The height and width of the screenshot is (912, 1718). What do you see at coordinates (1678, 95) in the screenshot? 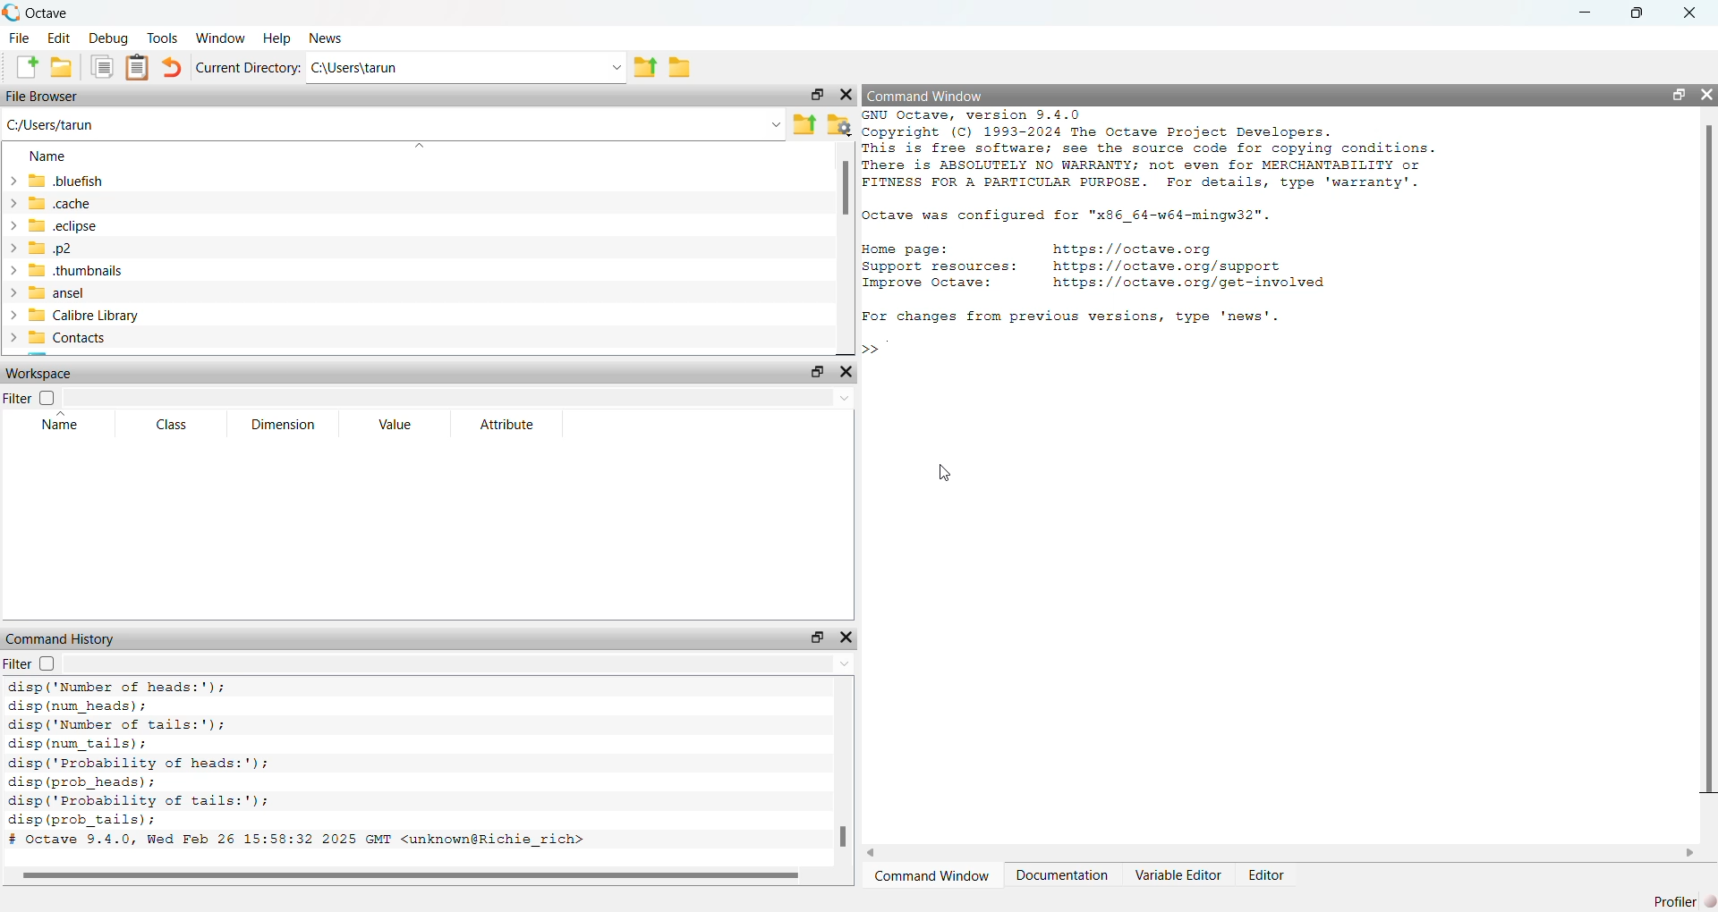
I see `Undock Widget` at bounding box center [1678, 95].